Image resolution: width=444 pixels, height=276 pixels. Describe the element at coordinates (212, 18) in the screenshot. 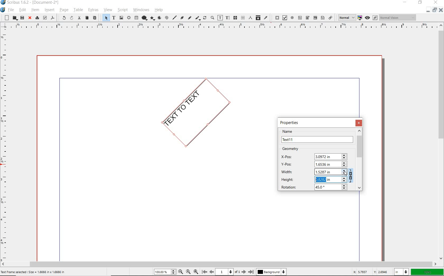

I see `zoom in or zoom out` at that location.